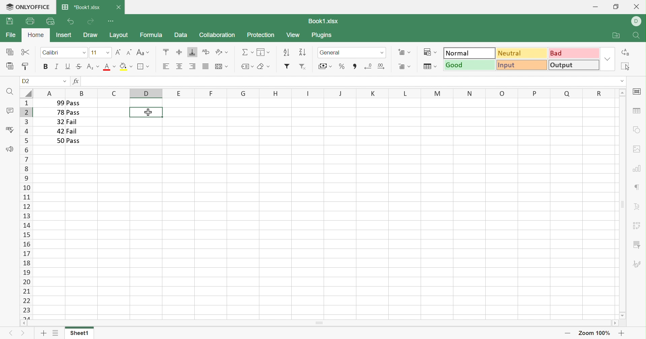 This screenshot has height=339, width=646. What do you see at coordinates (638, 22) in the screenshot?
I see `DELL` at bounding box center [638, 22].